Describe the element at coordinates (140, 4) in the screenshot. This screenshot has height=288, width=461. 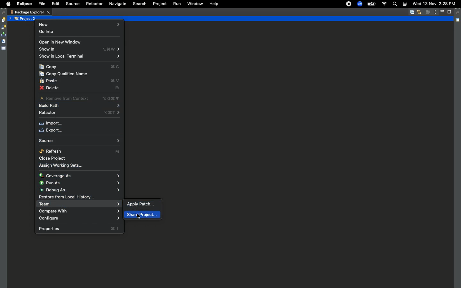
I see `Search` at that location.